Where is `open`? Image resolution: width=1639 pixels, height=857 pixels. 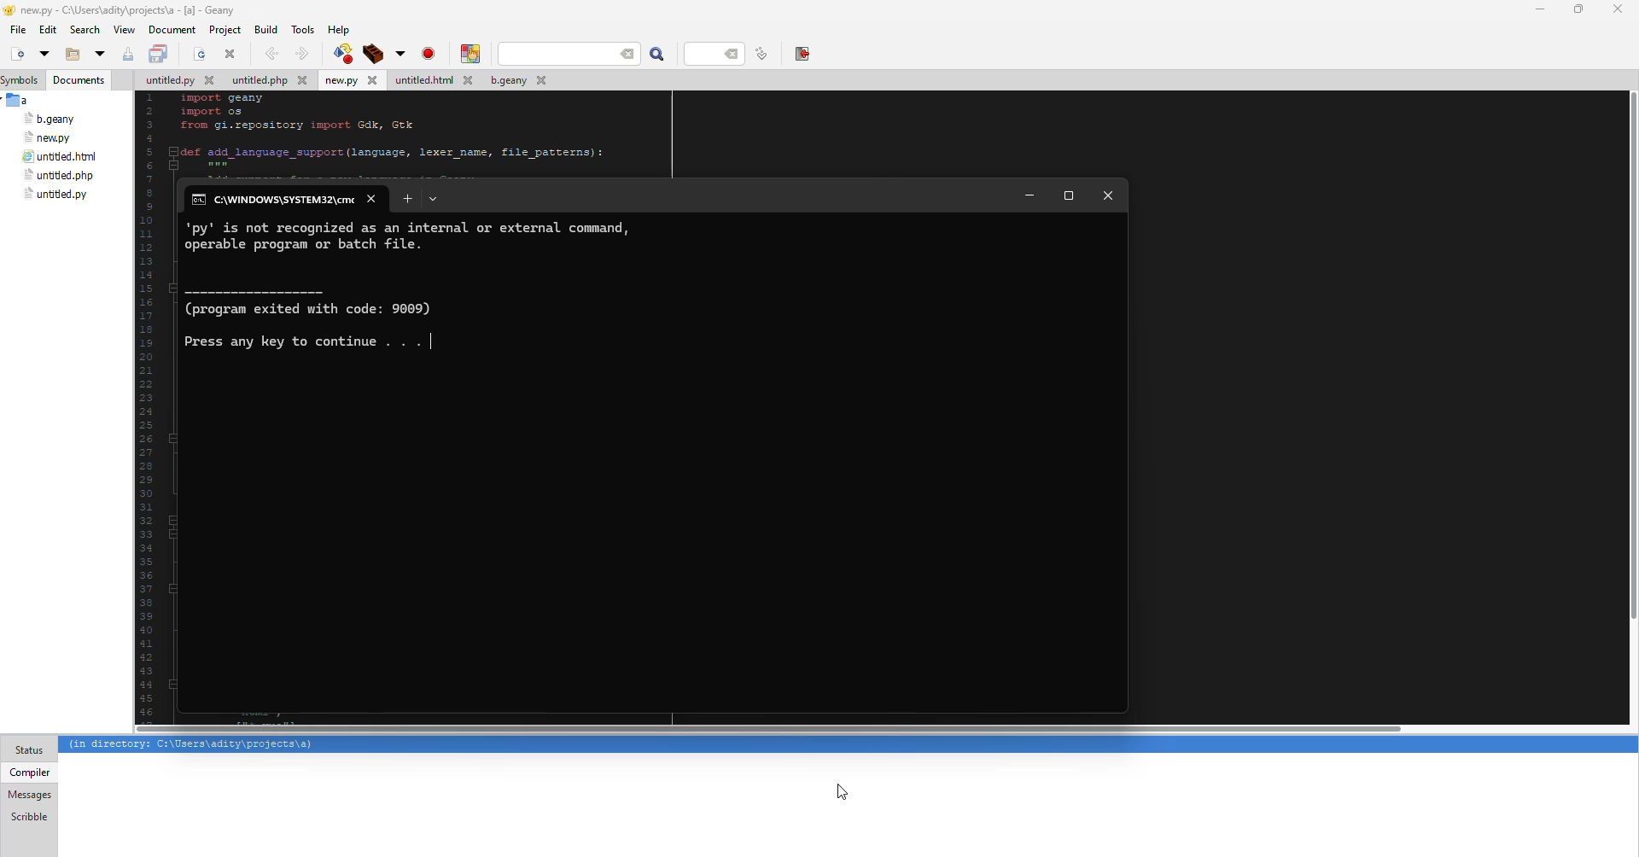 open is located at coordinates (99, 54).